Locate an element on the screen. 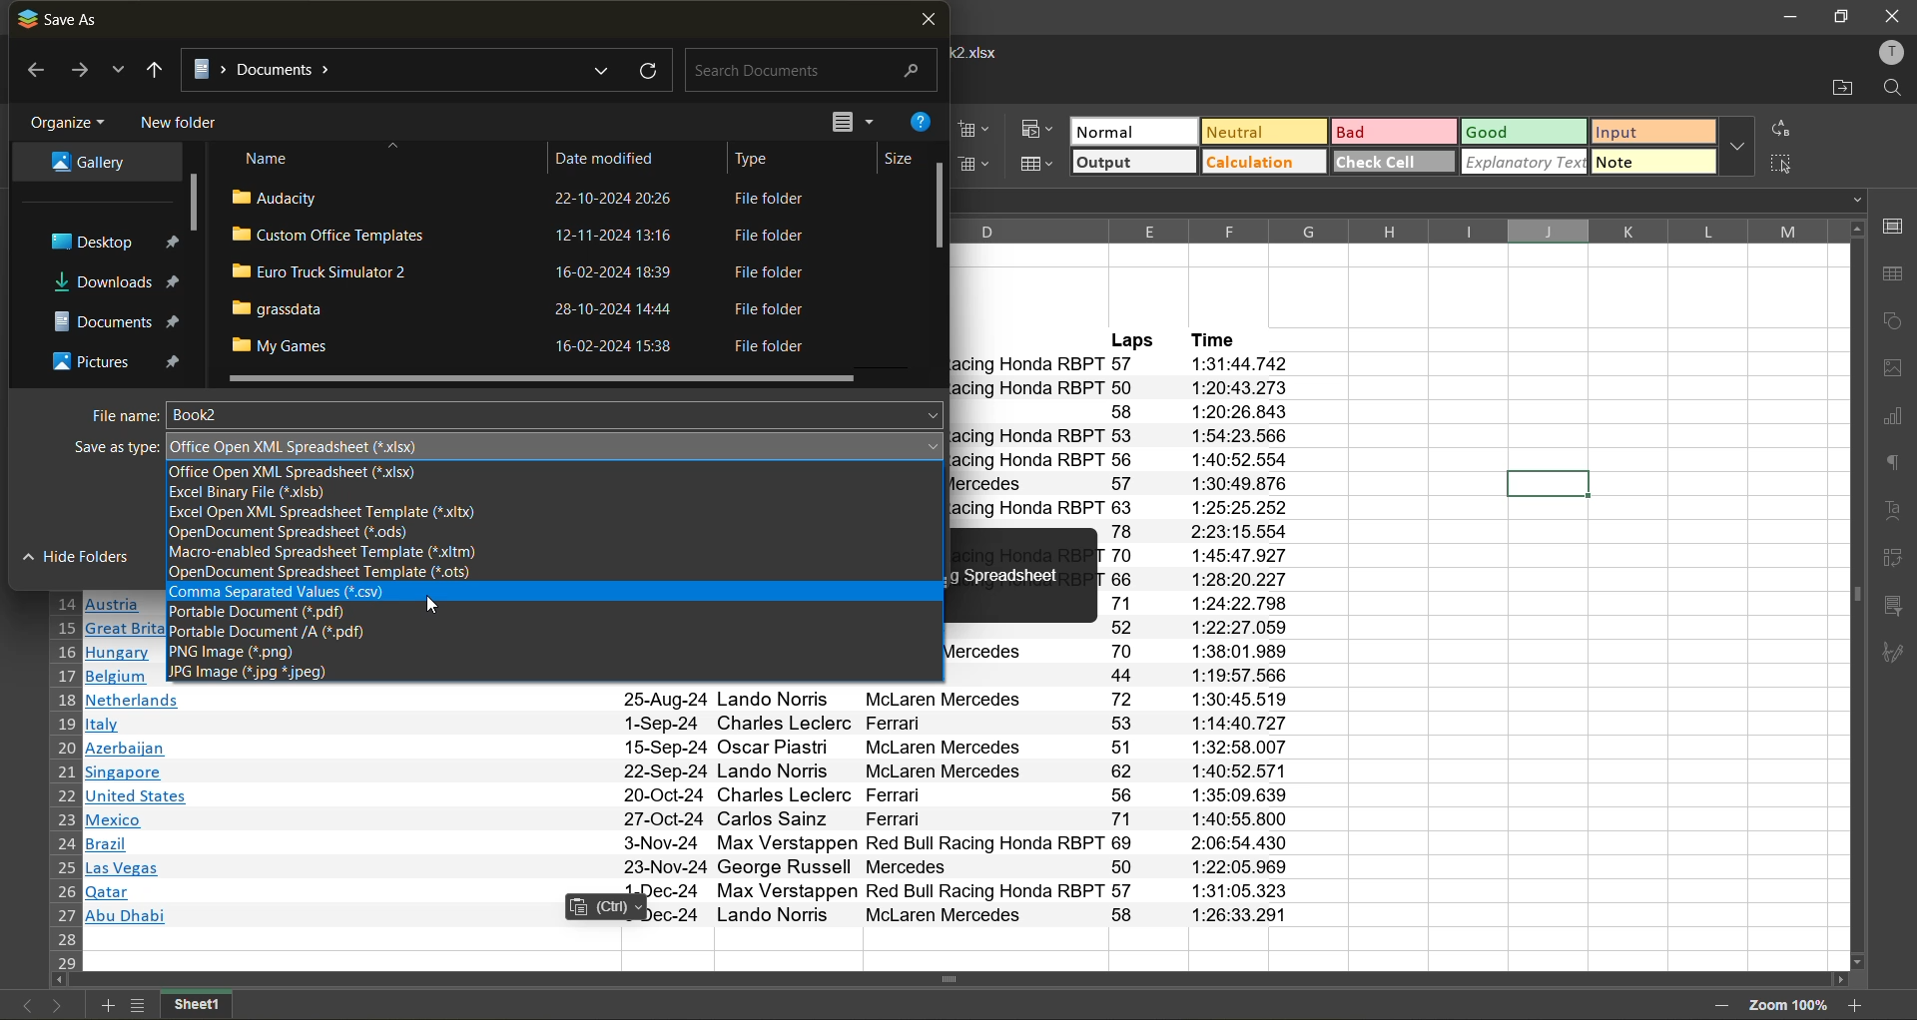  horizontal scrollbar is located at coordinates (947, 979).